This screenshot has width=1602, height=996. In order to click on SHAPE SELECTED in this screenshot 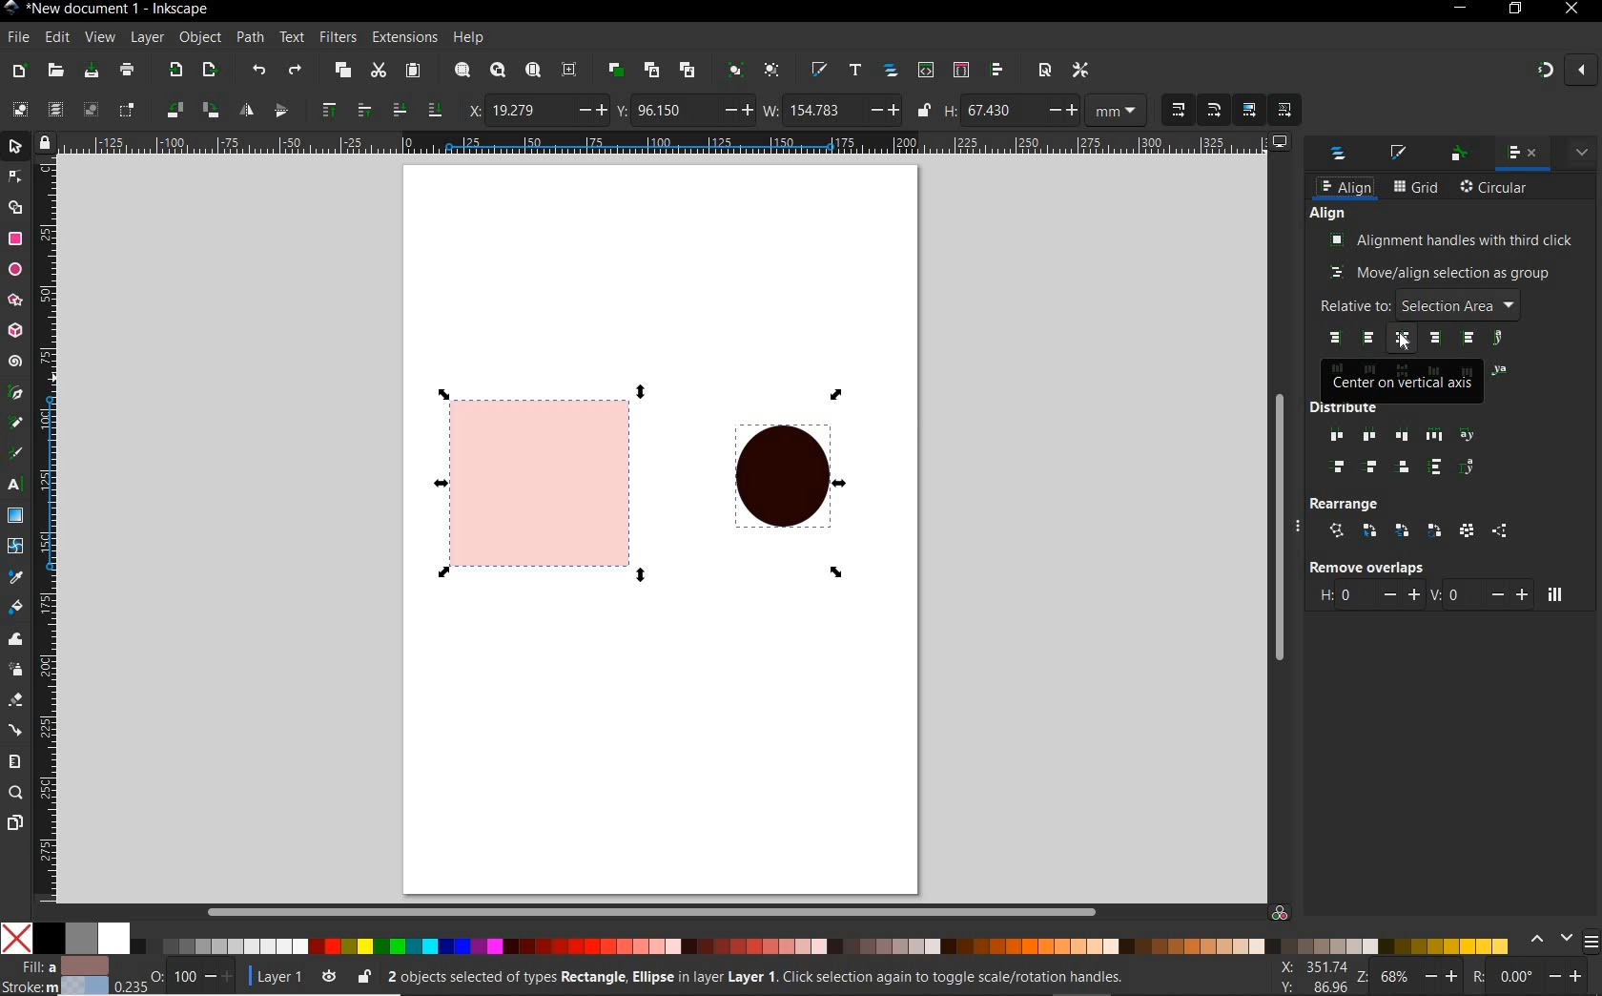, I will do `click(776, 483)`.